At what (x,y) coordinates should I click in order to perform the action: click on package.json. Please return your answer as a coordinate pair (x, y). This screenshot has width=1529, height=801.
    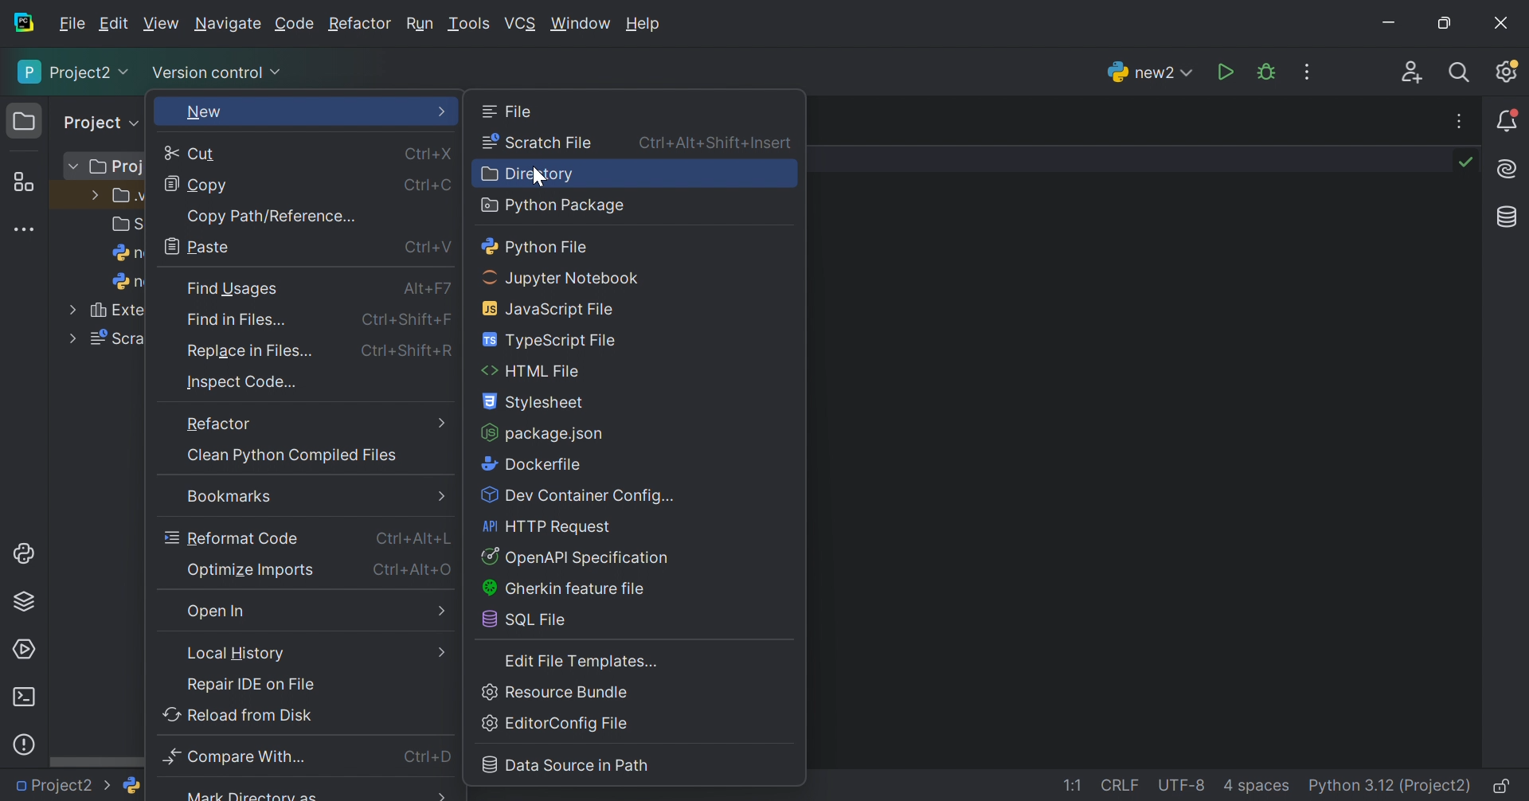
    Looking at the image, I should click on (547, 435).